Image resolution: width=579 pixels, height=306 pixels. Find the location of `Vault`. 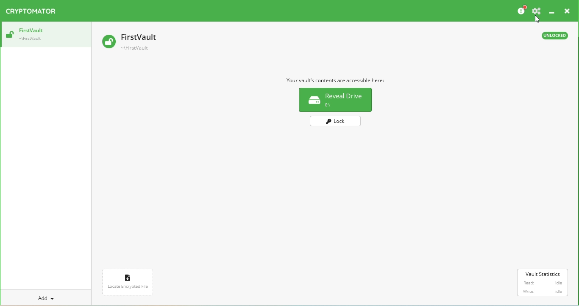

Vault is located at coordinates (135, 44).